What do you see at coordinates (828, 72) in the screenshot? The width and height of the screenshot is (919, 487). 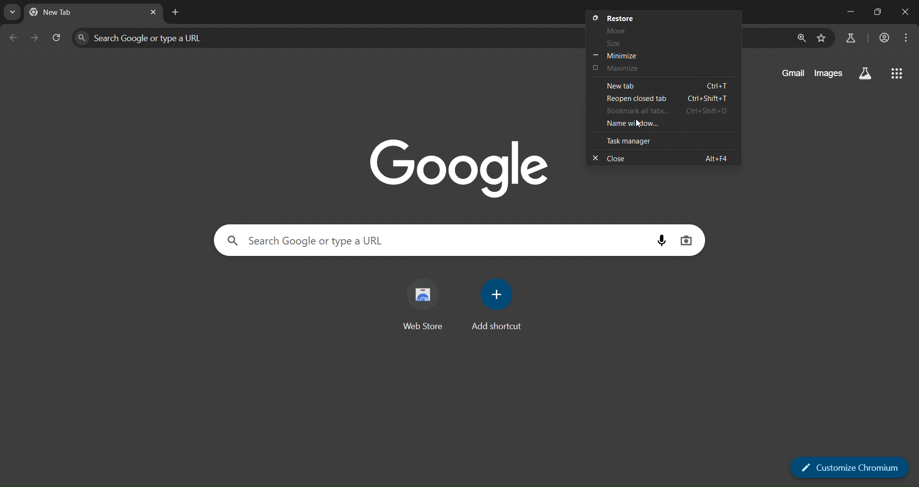 I see `images` at bounding box center [828, 72].